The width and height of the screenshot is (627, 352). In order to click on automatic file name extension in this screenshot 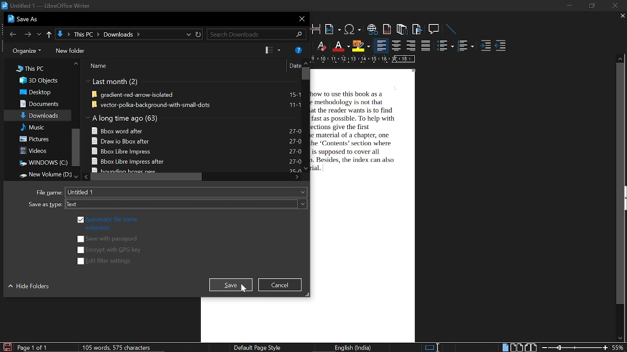, I will do `click(107, 222)`.